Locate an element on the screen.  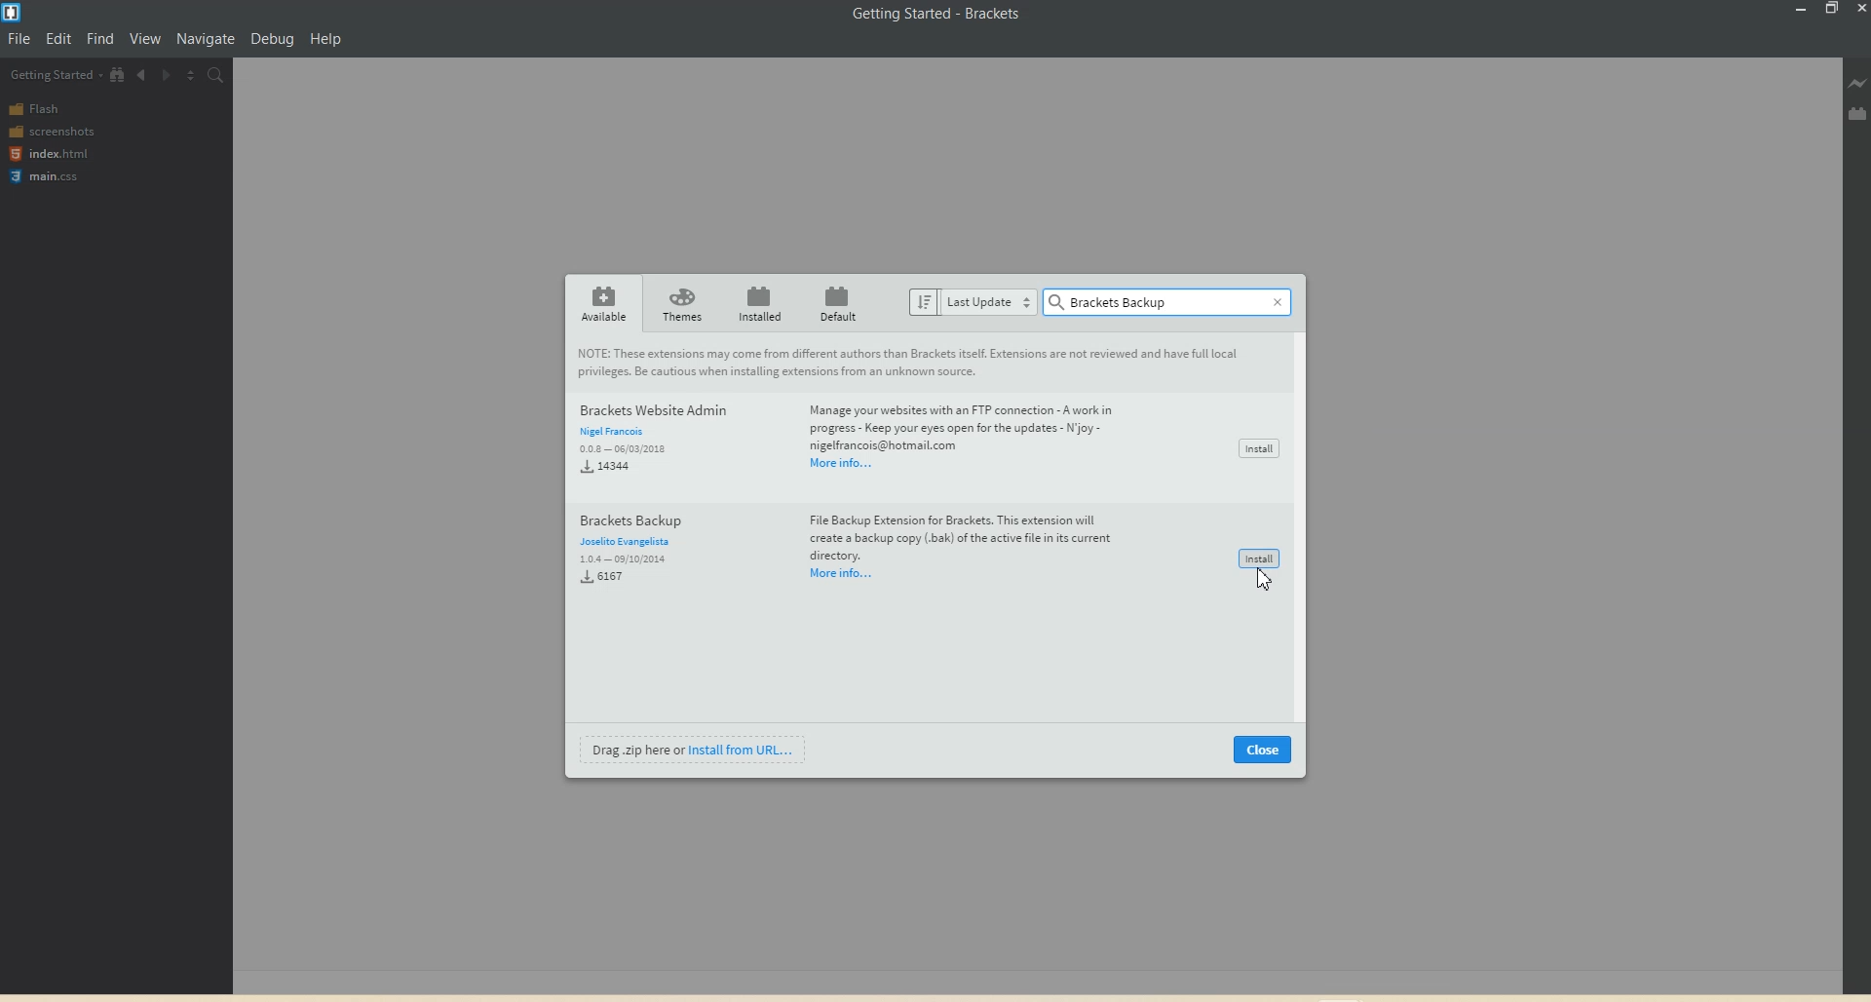
File Backup Extension for Brackets. This extension will create a backup copy (bak) of the active fil in its current directory.Moreinfo... is located at coordinates (959, 547).